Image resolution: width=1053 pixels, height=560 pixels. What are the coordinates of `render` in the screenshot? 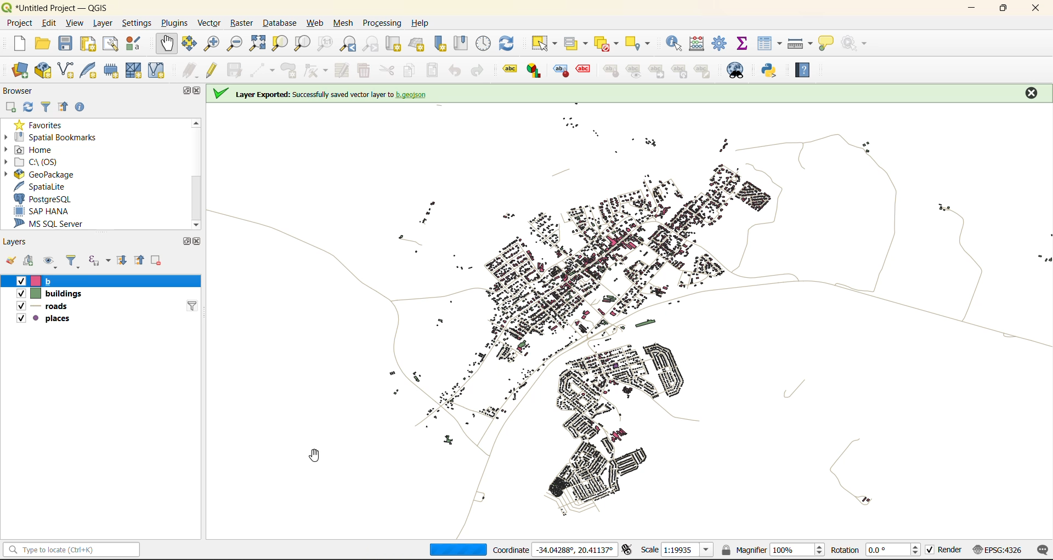 It's located at (945, 550).